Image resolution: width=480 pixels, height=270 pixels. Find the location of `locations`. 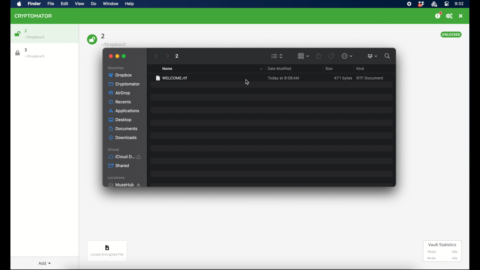

locations is located at coordinates (117, 177).